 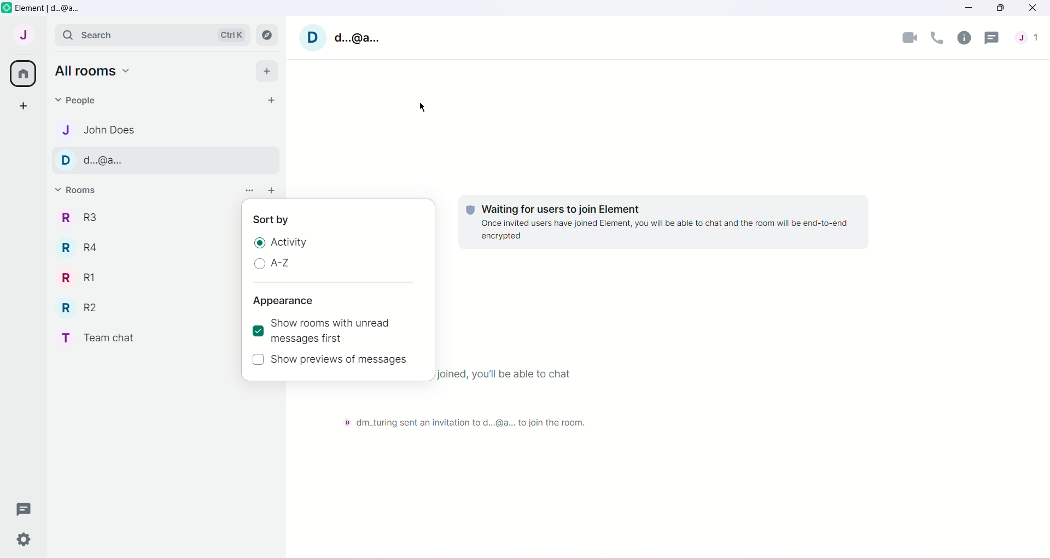 What do you see at coordinates (81, 308) in the screenshot?
I see `Room Name-r2` at bounding box center [81, 308].